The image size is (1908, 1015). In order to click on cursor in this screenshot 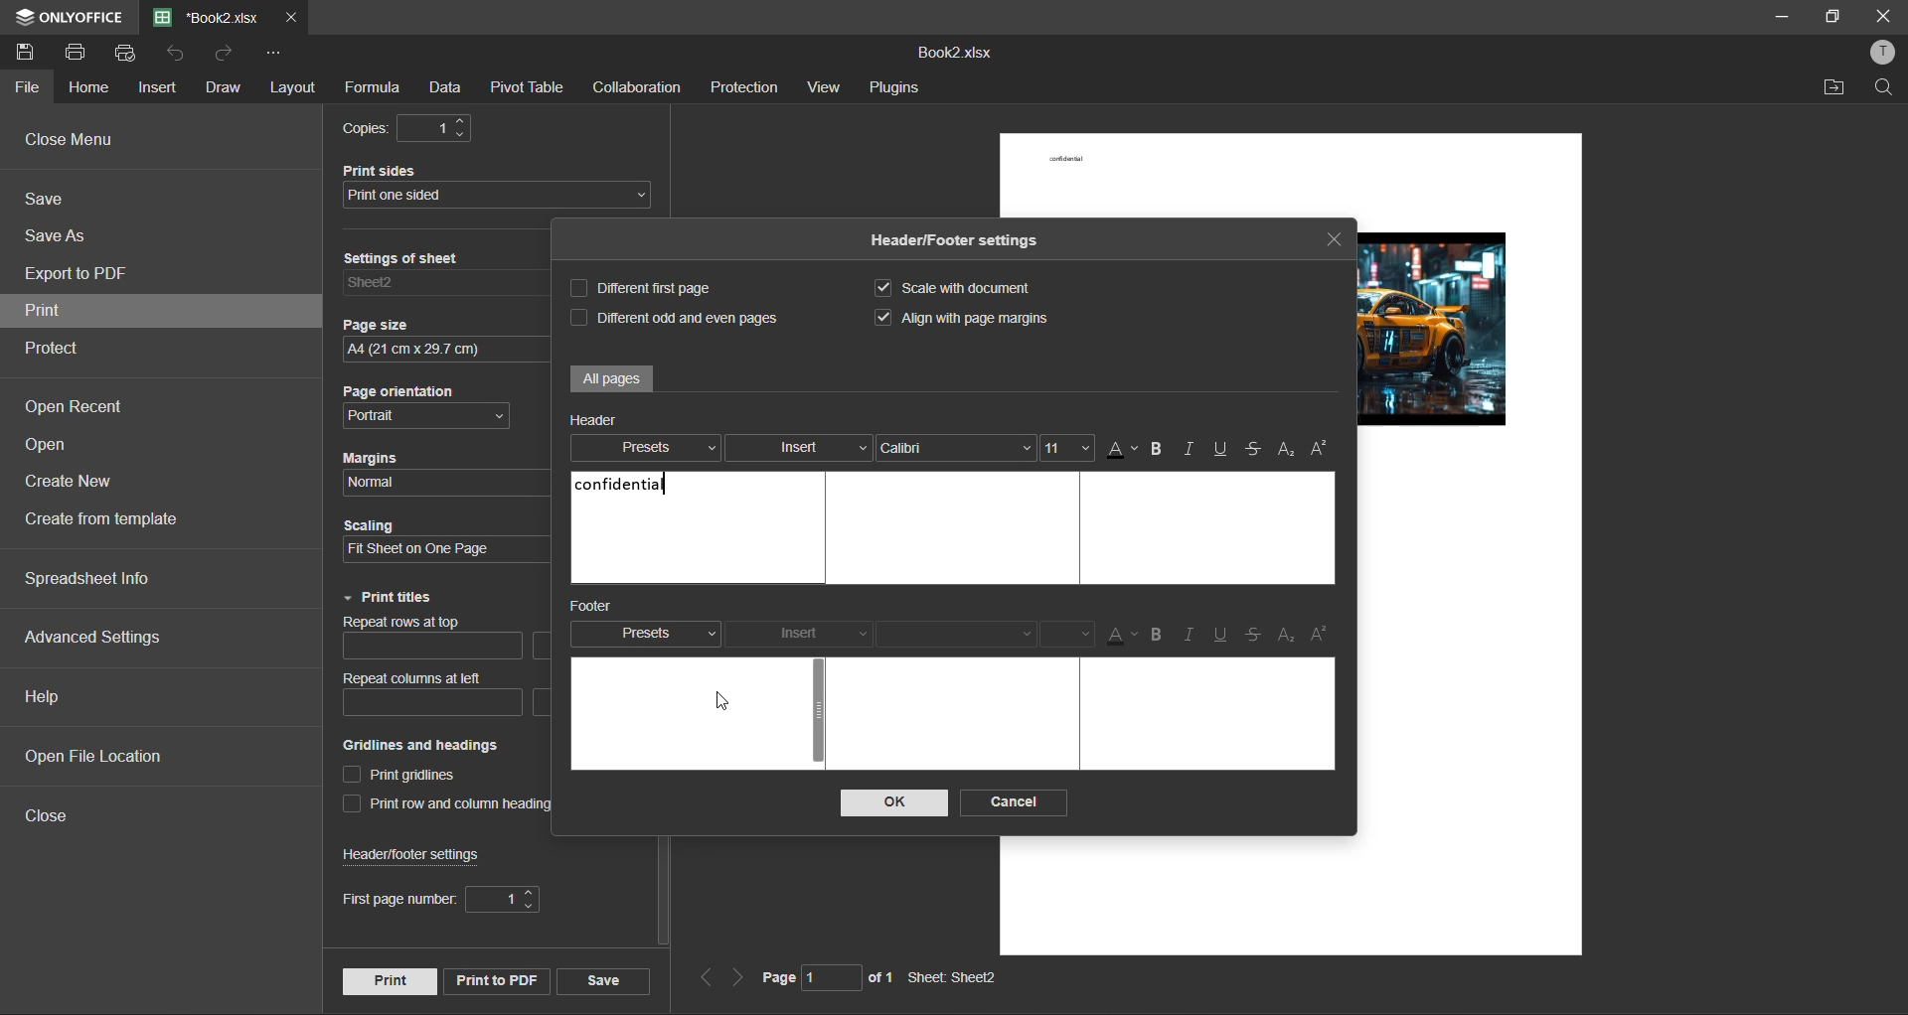, I will do `click(727, 706)`.